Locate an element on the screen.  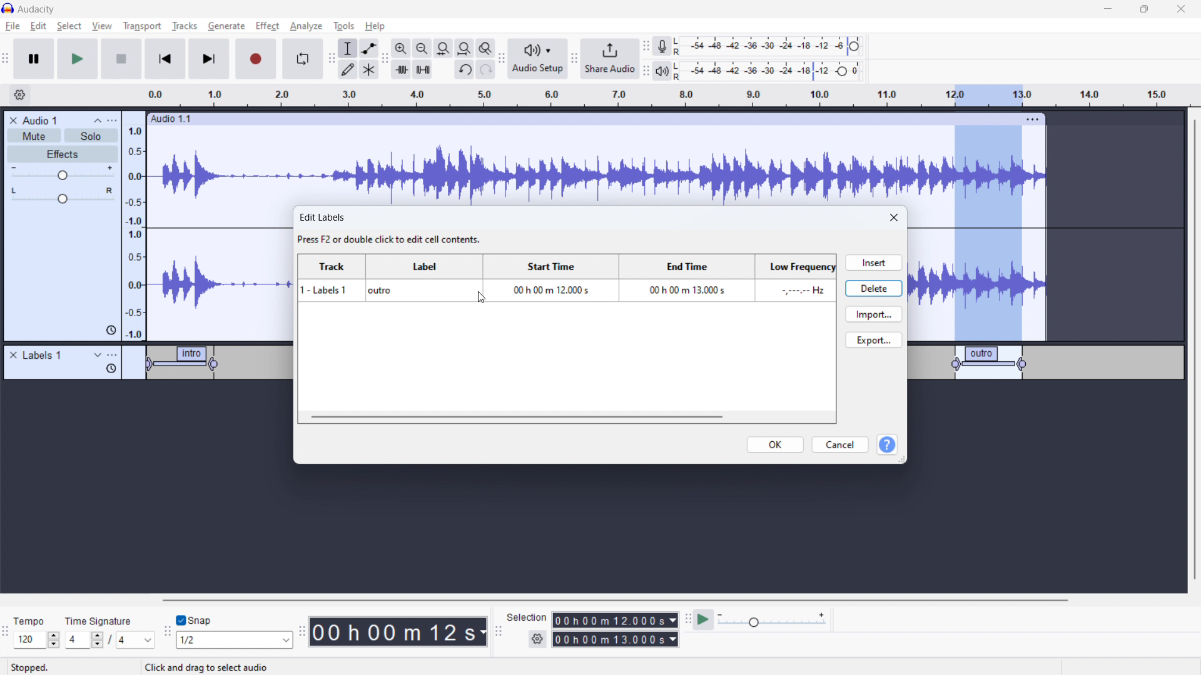
playback meter is located at coordinates (661, 72).